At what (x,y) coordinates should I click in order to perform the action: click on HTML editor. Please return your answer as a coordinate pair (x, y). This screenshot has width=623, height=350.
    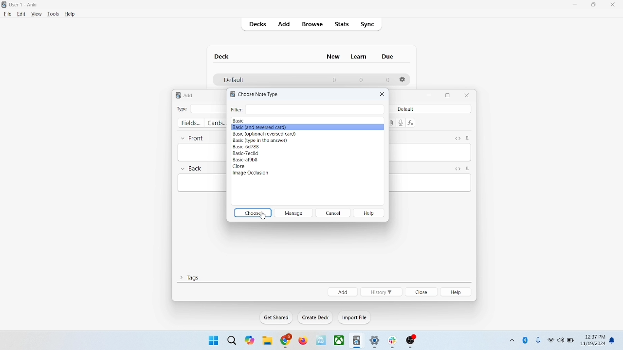
    Looking at the image, I should click on (457, 138).